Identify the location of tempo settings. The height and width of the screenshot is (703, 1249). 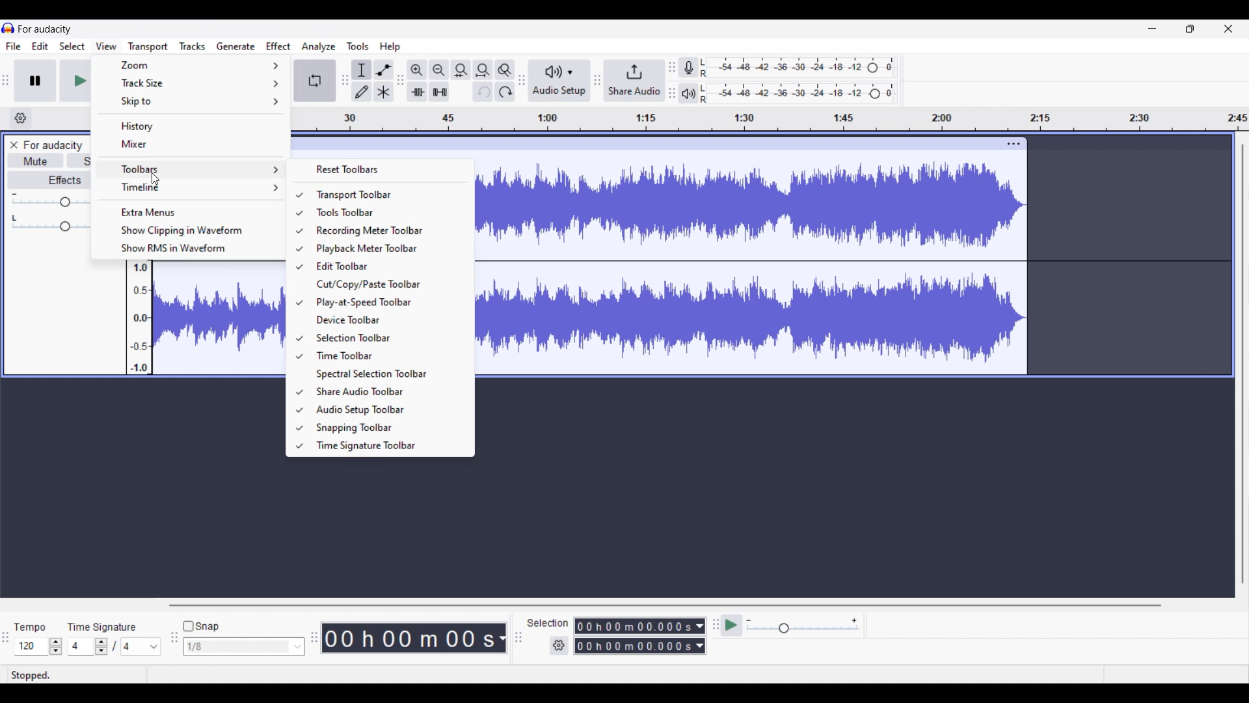
(38, 646).